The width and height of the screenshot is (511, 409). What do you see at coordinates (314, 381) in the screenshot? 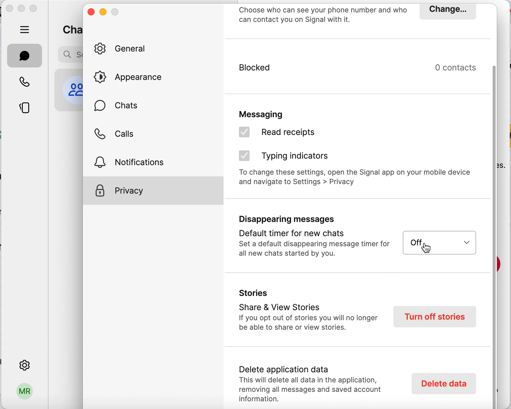
I see `delete application data` at bounding box center [314, 381].